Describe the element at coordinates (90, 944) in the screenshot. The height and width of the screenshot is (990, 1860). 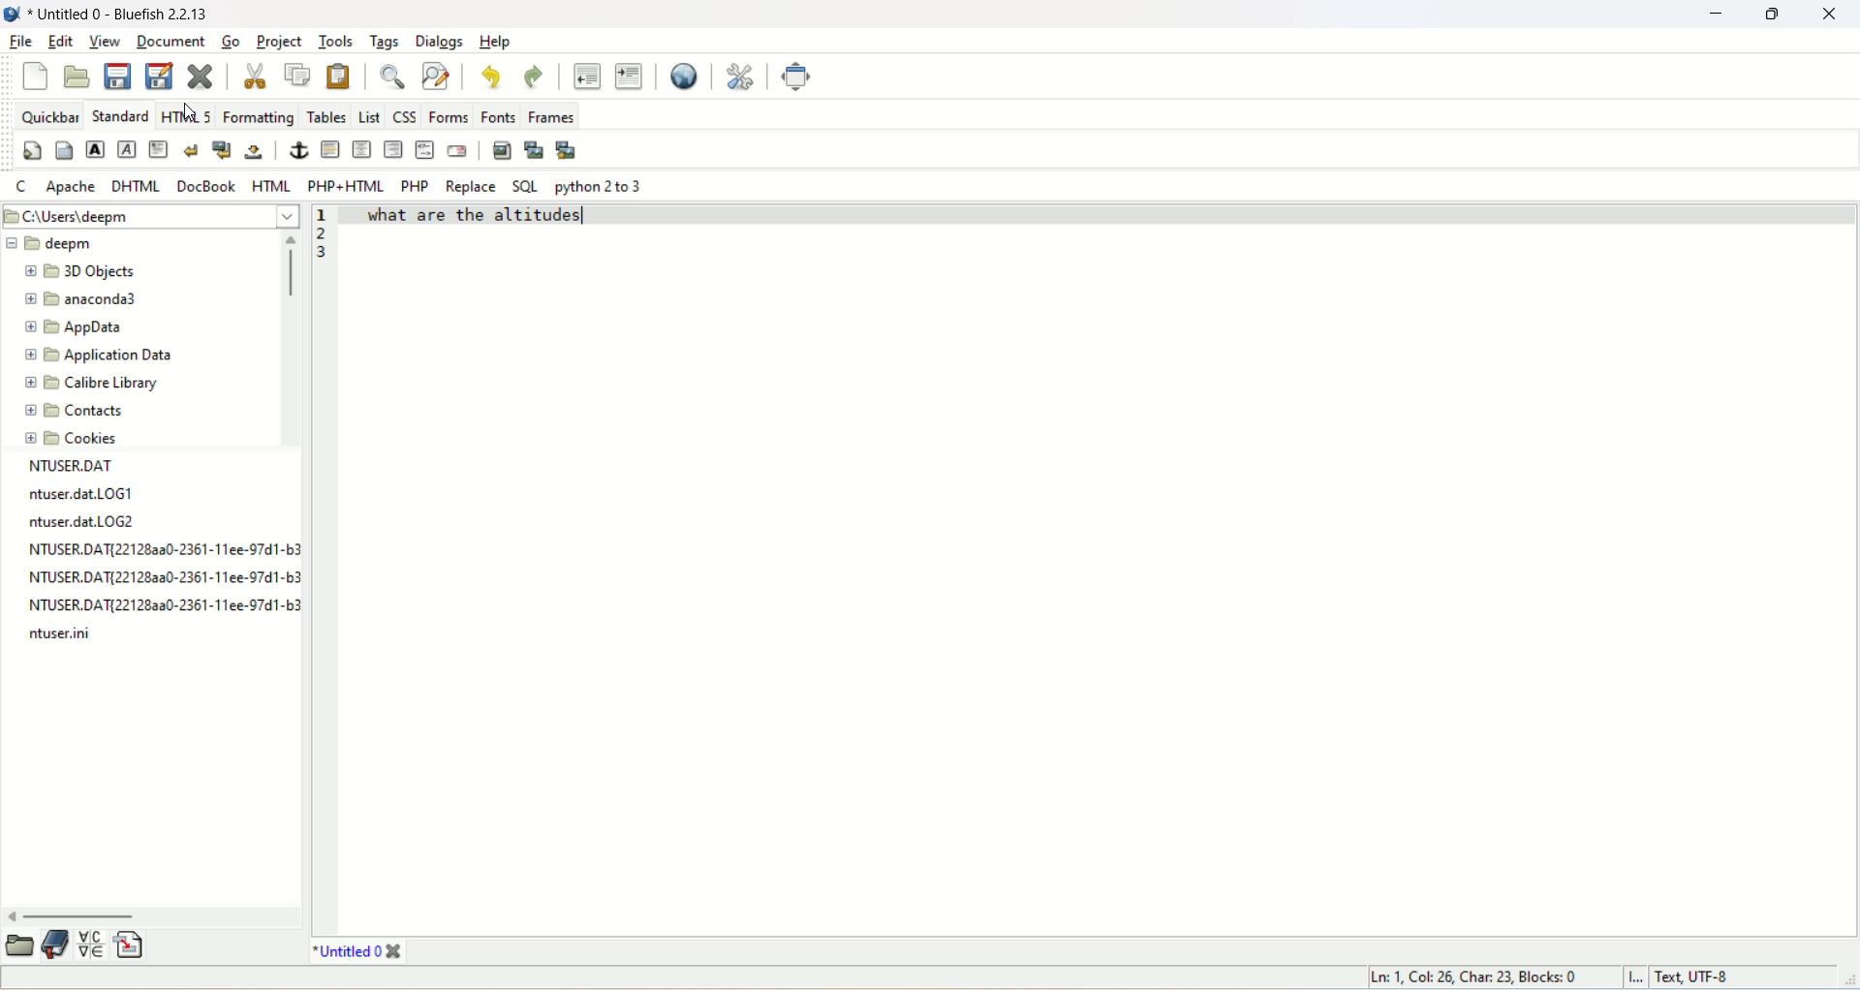
I see `insert special character` at that location.